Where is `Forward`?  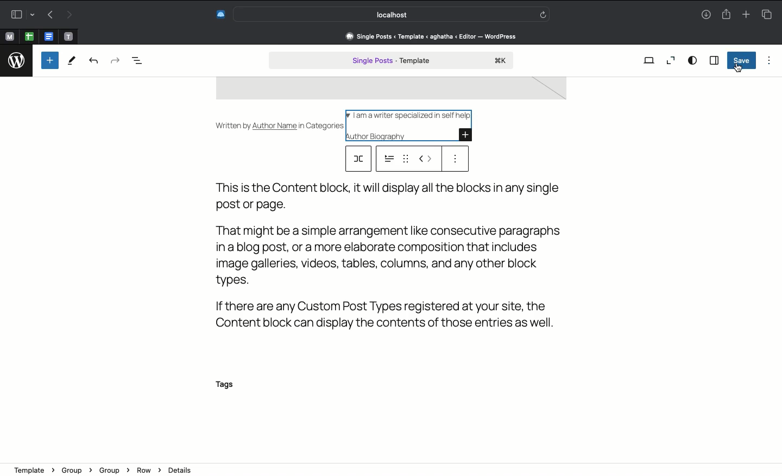
Forward is located at coordinates (70, 15).